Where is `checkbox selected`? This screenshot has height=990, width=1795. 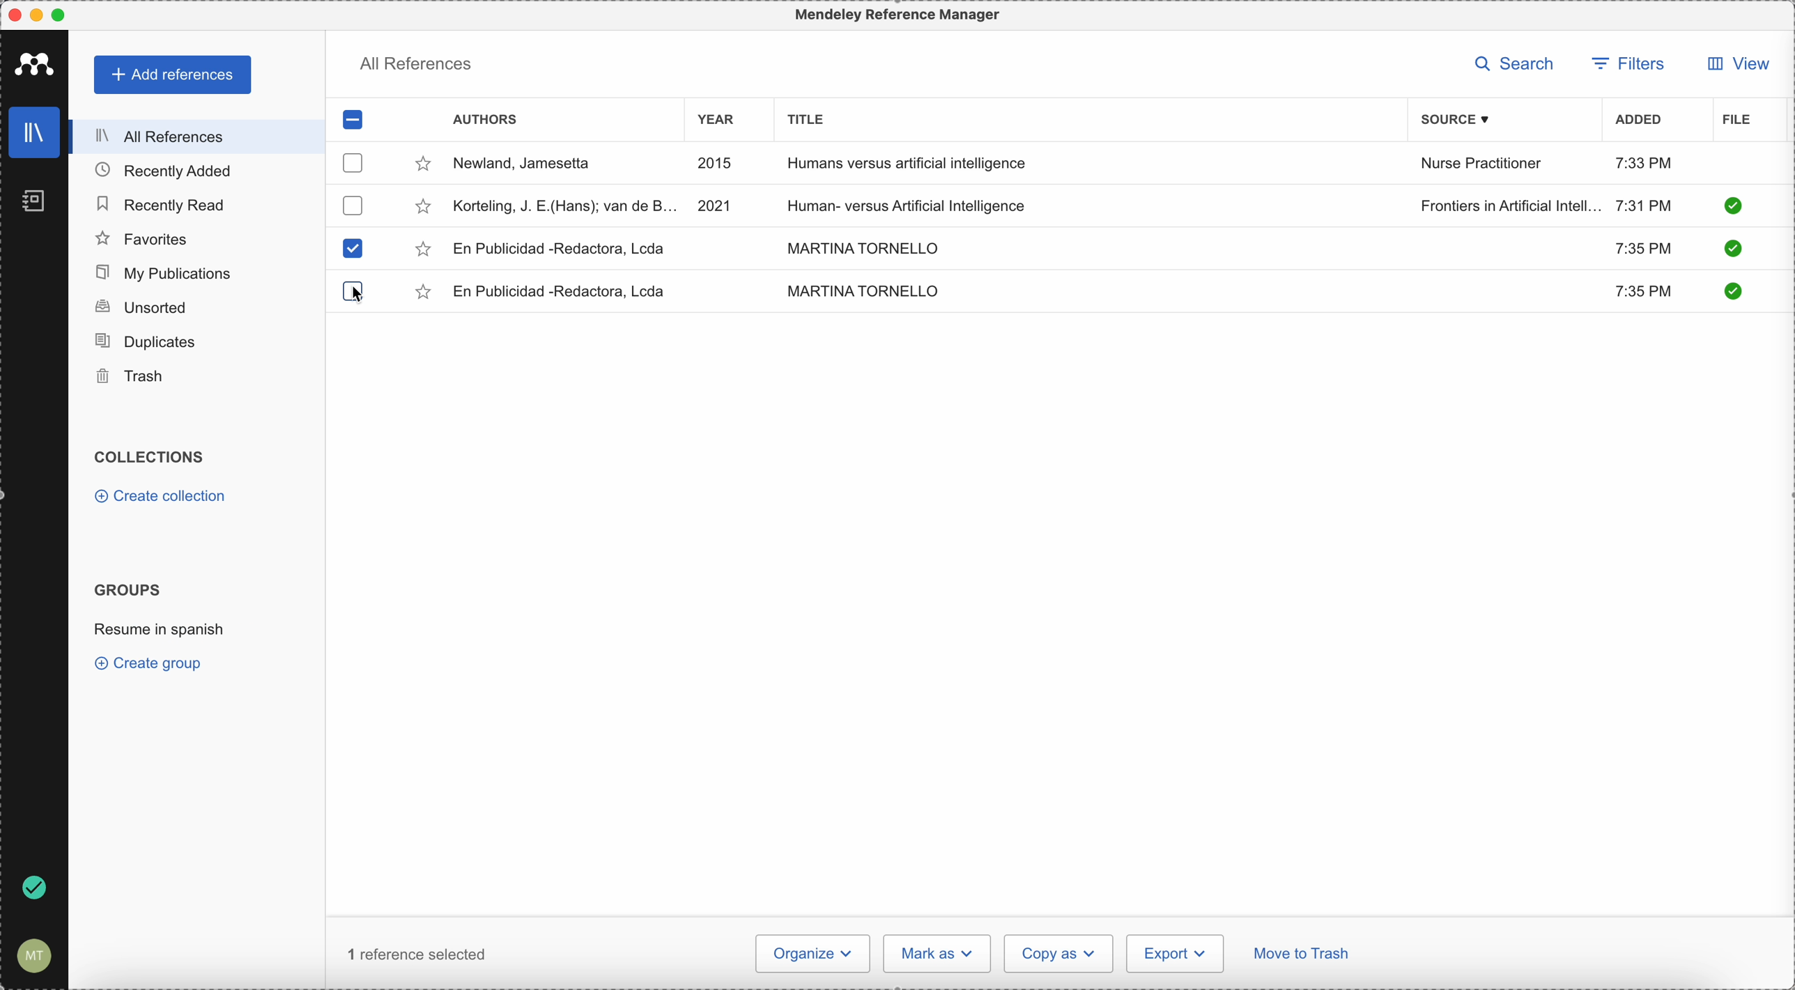
checkbox selected is located at coordinates (353, 249).